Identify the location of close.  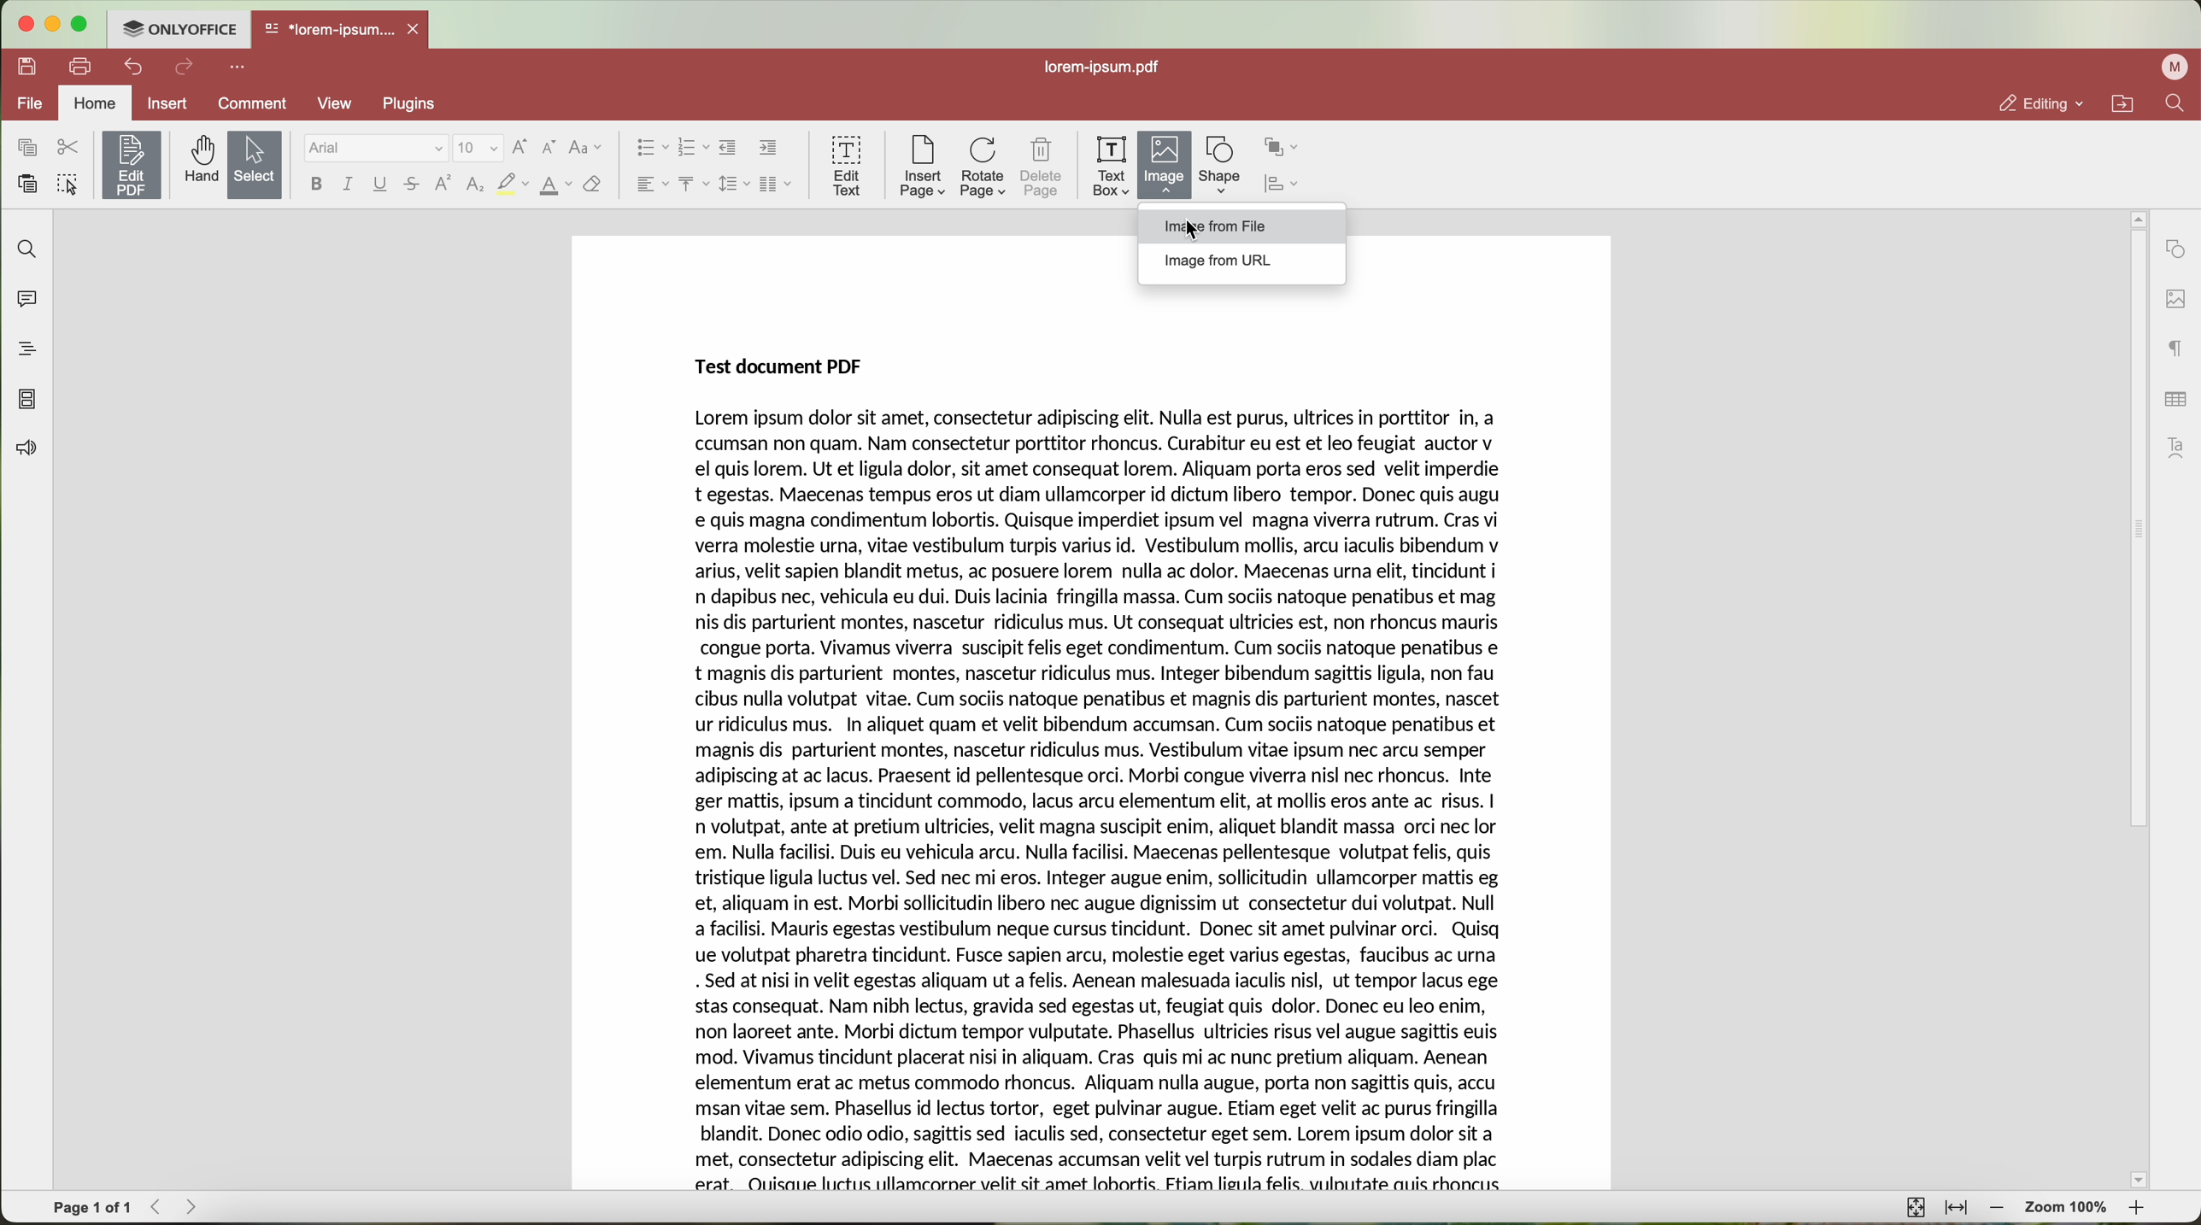
(417, 29).